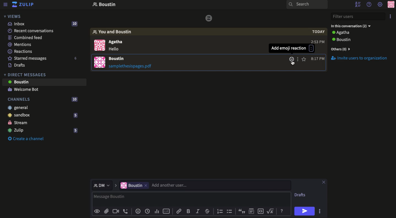  Describe the element at coordinates (16, 66) in the screenshot. I see `Drafts` at that location.